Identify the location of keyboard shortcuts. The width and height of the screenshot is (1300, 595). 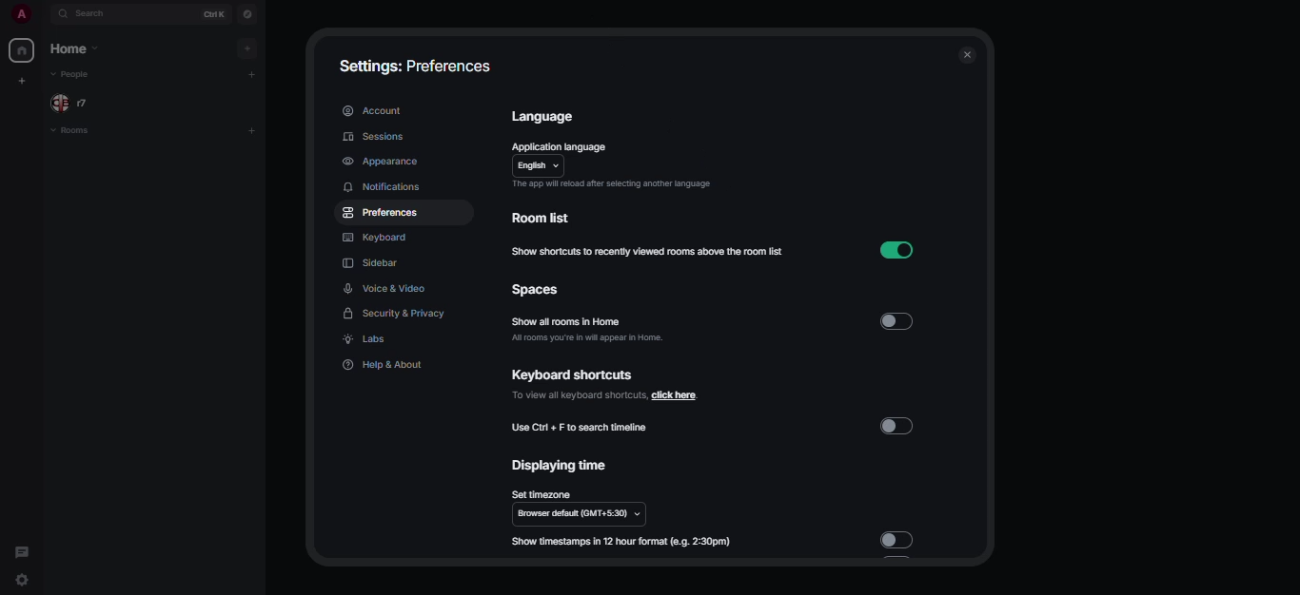
(571, 375).